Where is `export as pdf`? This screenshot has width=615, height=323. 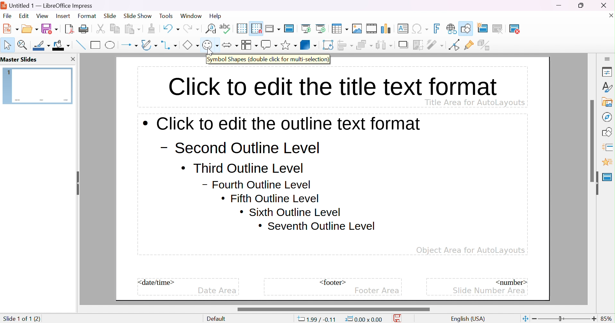 export as pdf is located at coordinates (68, 29).